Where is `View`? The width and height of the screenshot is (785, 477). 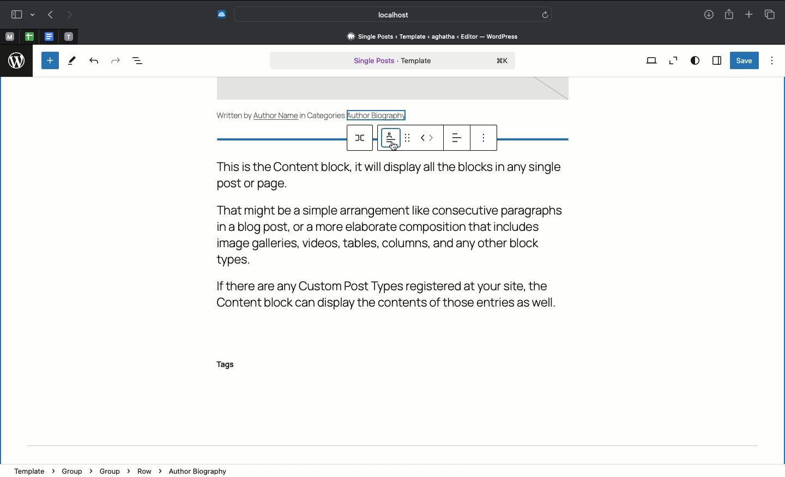 View is located at coordinates (652, 60).